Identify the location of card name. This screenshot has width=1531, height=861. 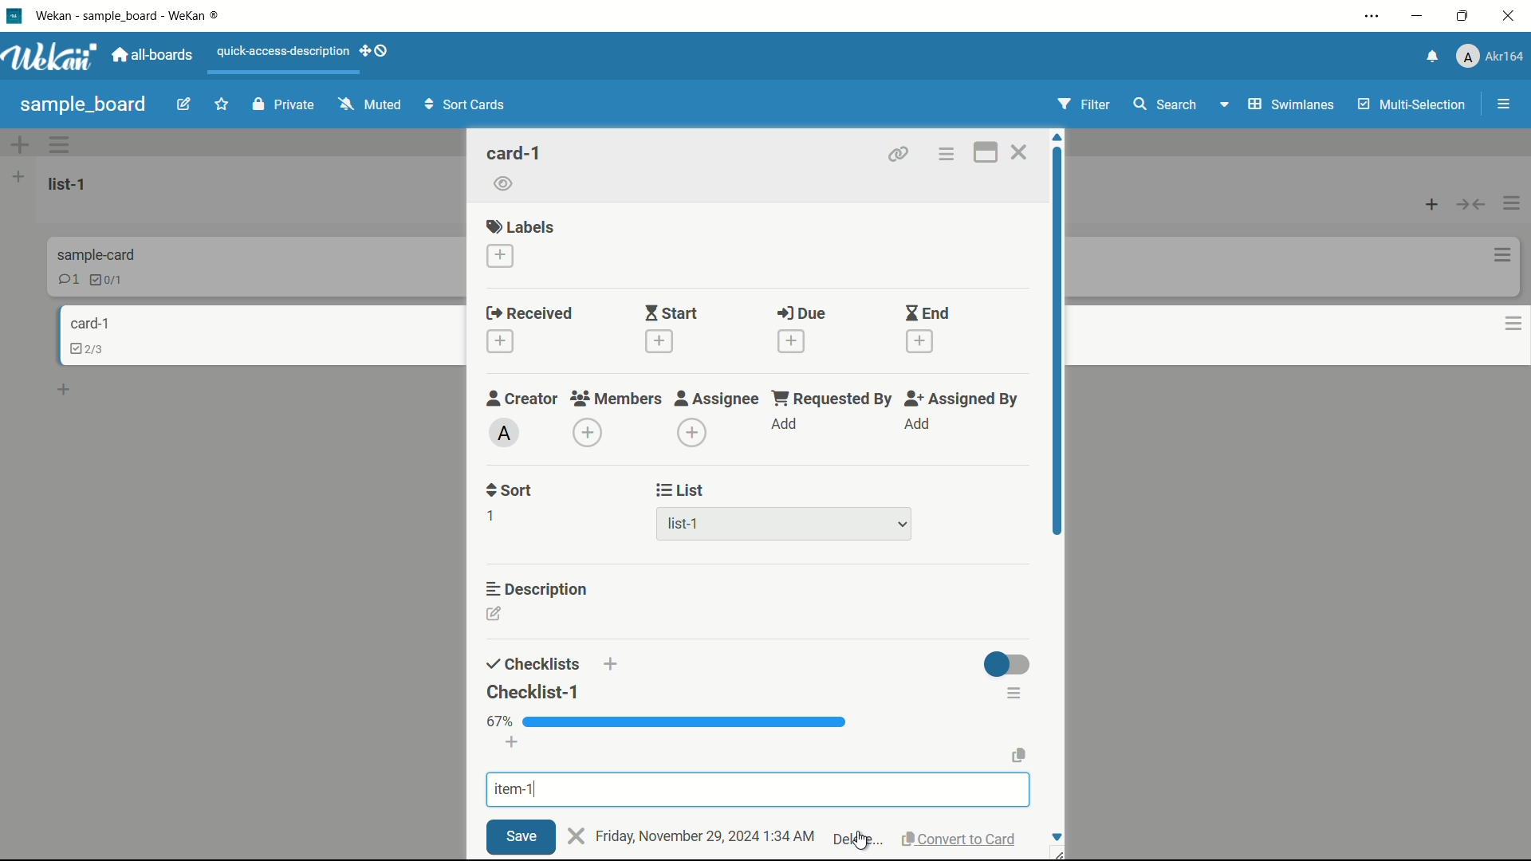
(514, 154).